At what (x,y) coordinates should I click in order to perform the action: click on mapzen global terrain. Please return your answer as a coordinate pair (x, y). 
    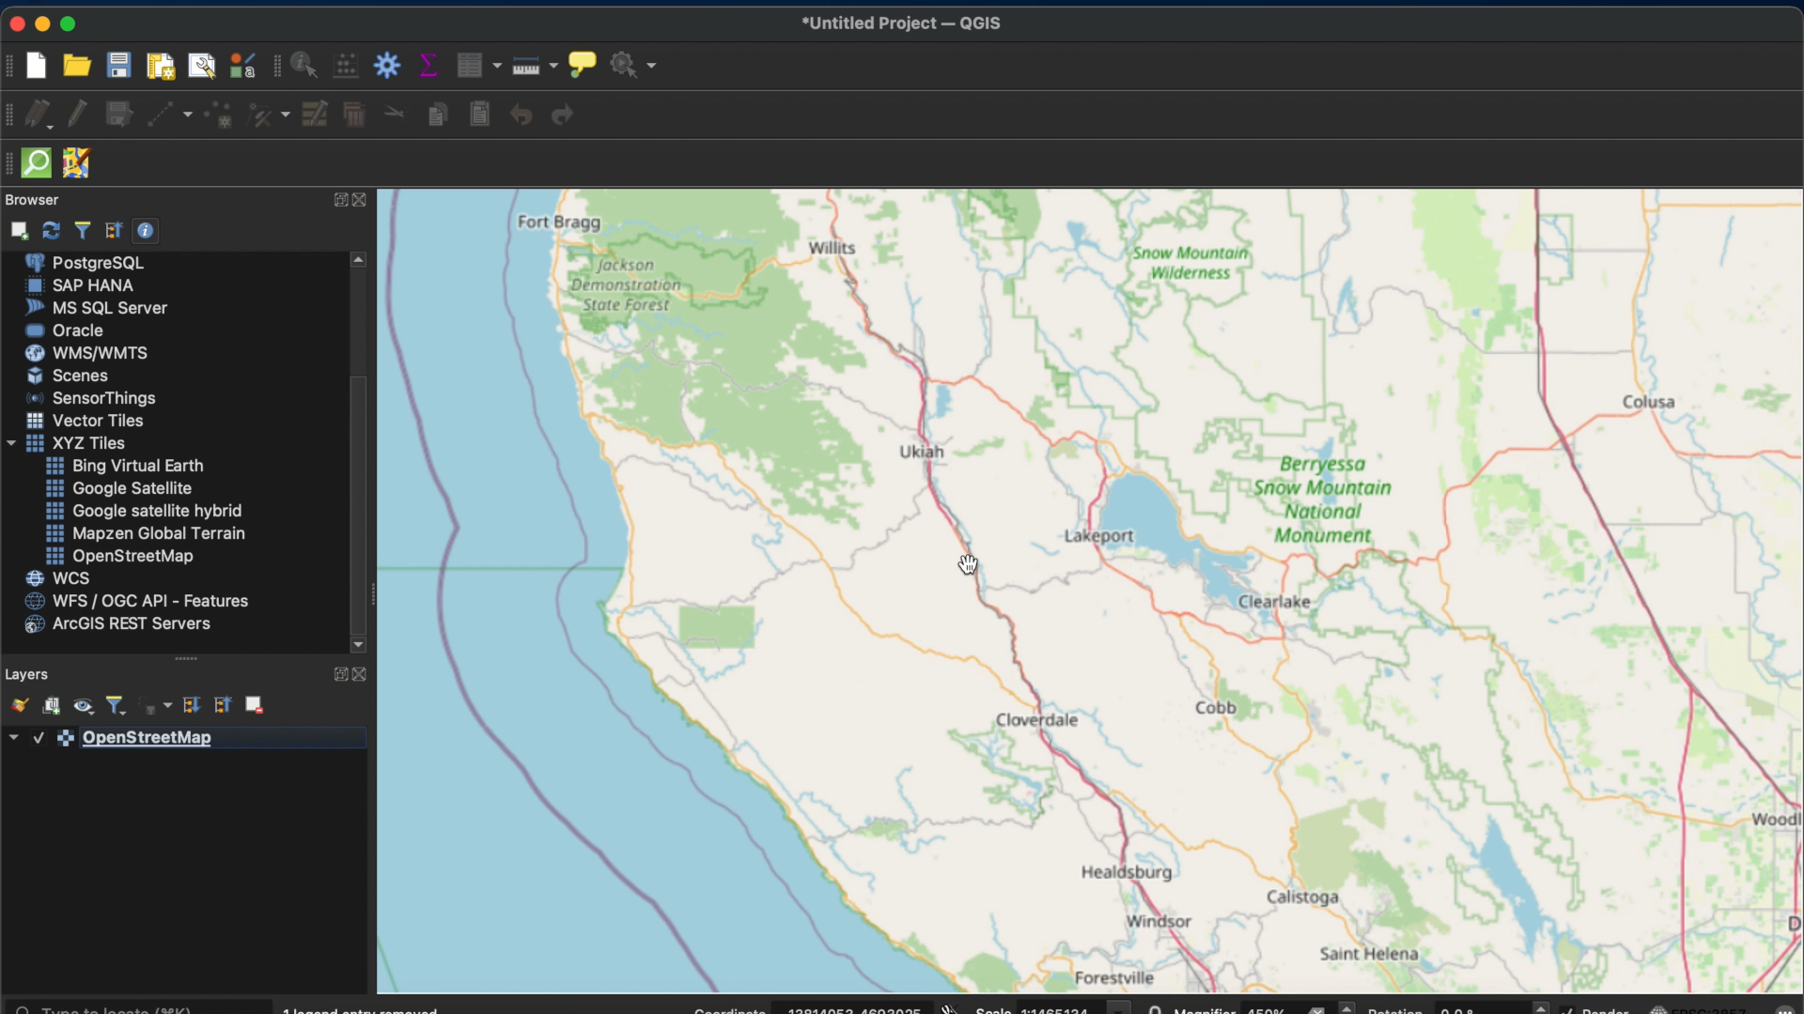
    Looking at the image, I should click on (144, 533).